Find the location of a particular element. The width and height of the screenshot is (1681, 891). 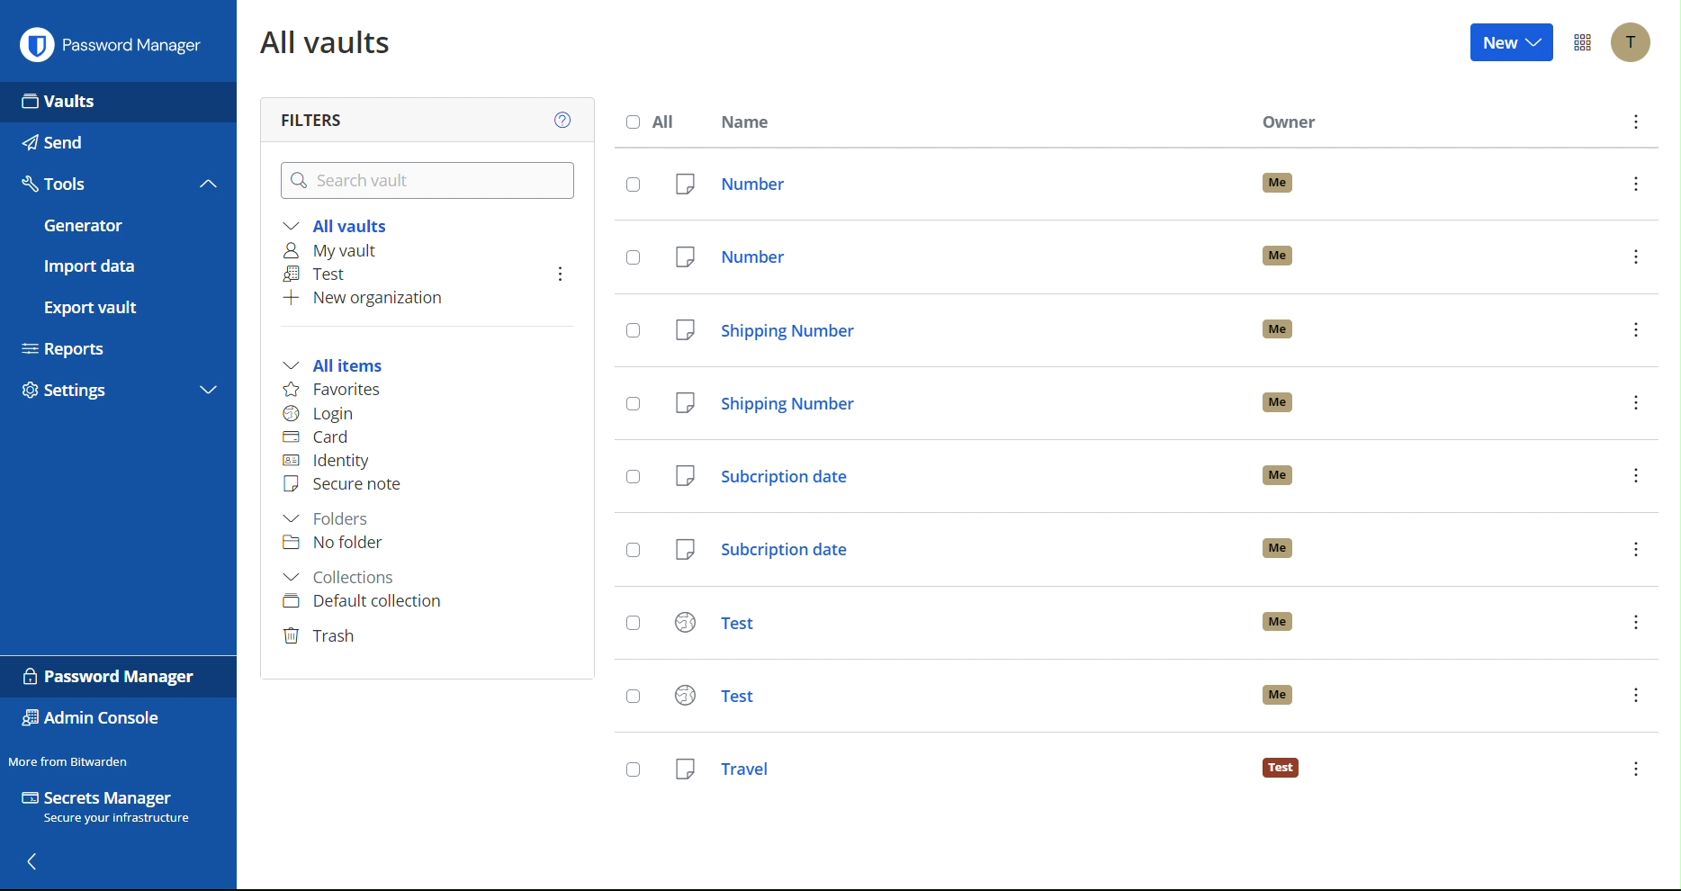

options is located at coordinates (1639, 121).